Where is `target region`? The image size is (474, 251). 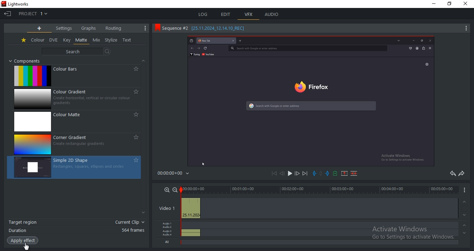 target region is located at coordinates (76, 223).